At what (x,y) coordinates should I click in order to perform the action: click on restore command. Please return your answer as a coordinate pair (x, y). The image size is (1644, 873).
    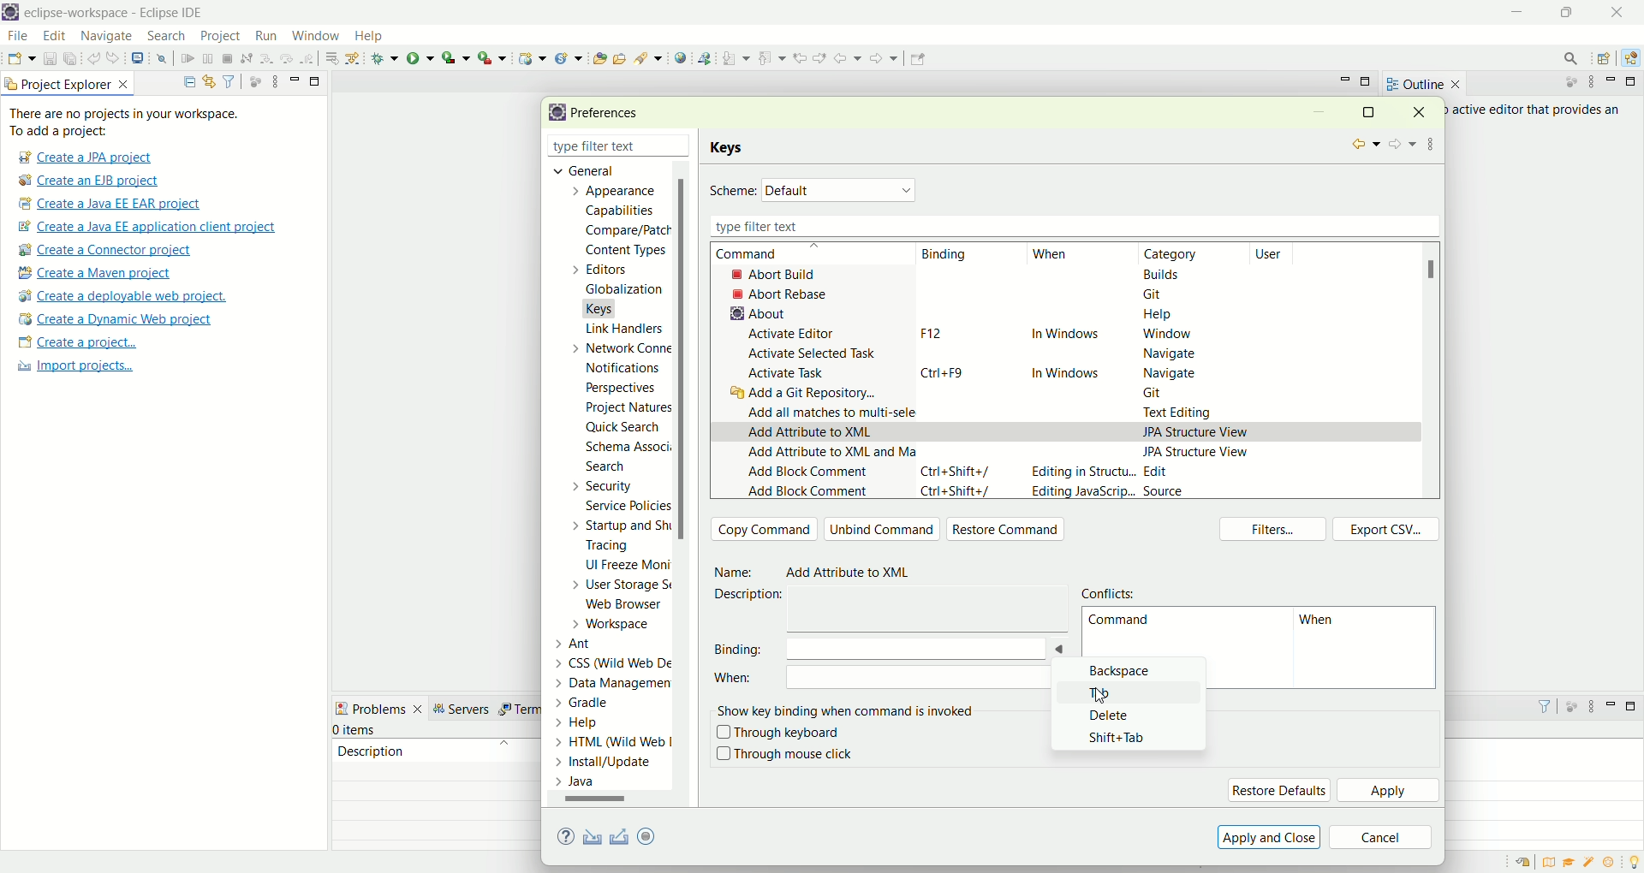
    Looking at the image, I should click on (1010, 531).